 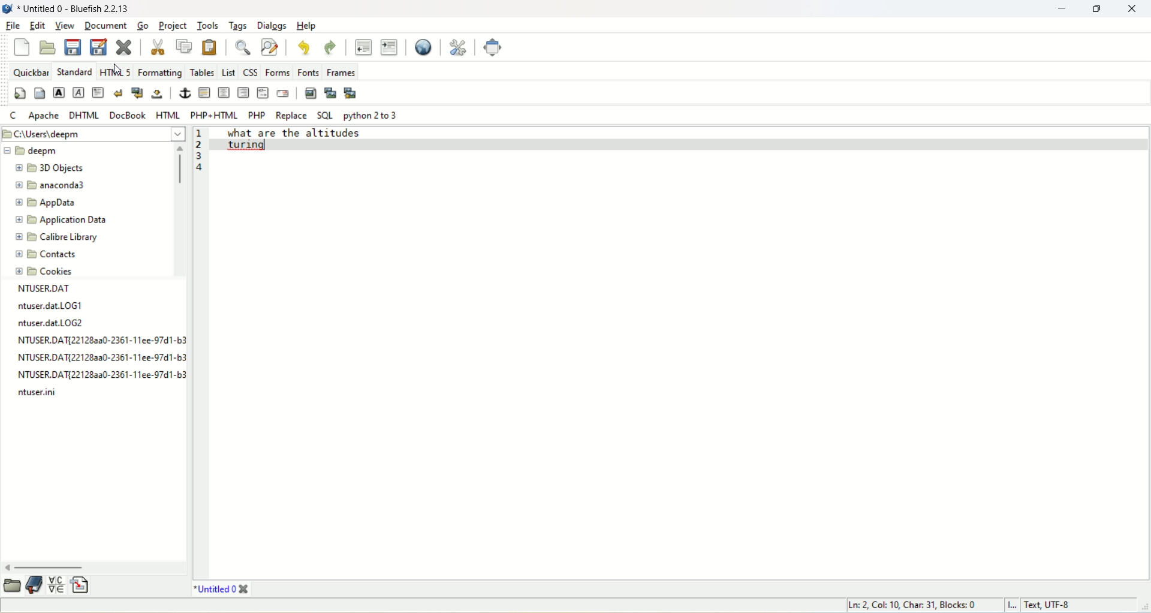 What do you see at coordinates (276, 71) in the screenshot?
I see `forms` at bounding box center [276, 71].